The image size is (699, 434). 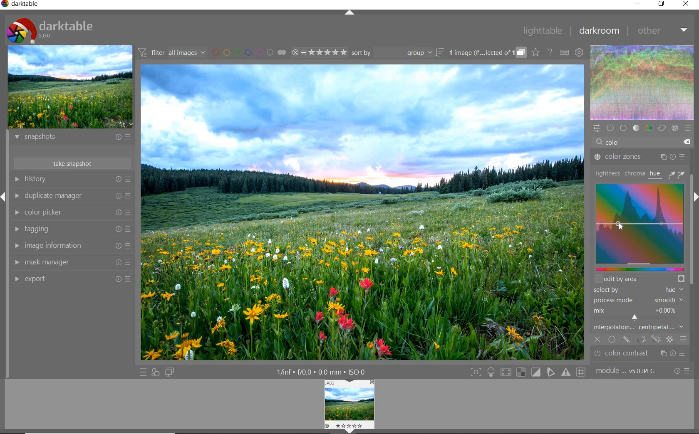 What do you see at coordinates (600, 31) in the screenshot?
I see `darkroom` at bounding box center [600, 31].